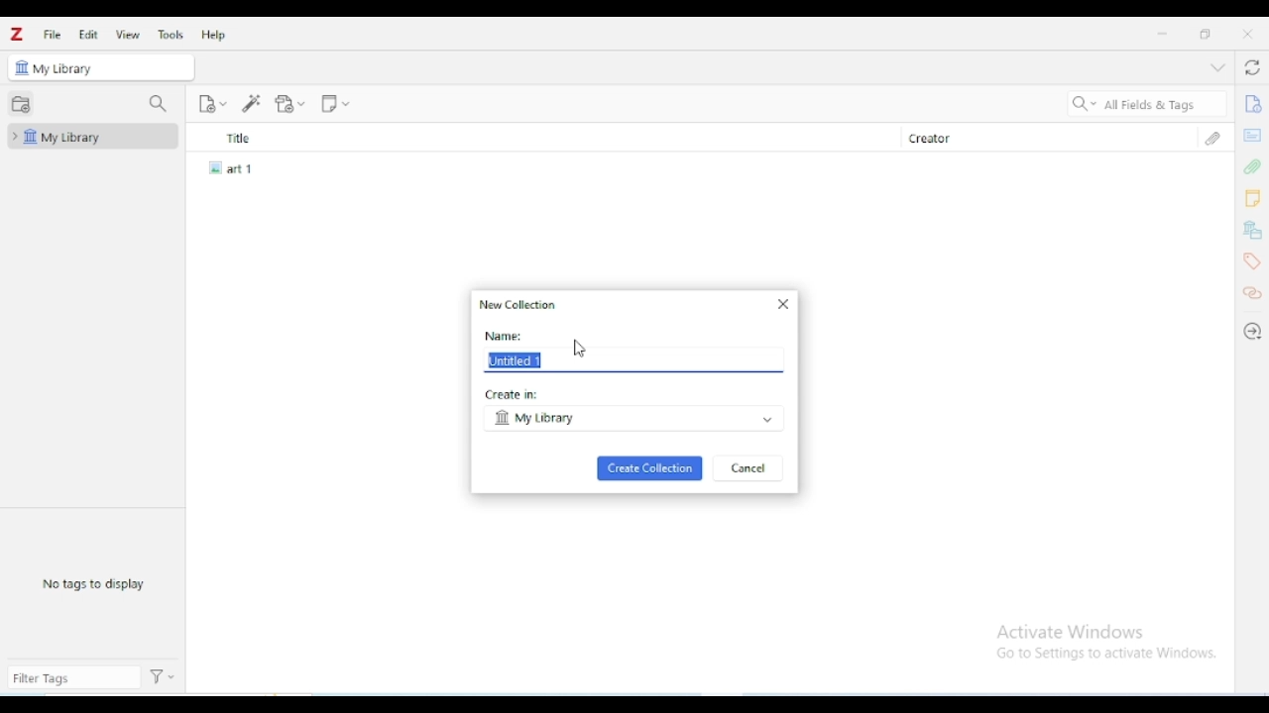 The height and width of the screenshot is (713, 1269). Describe the element at coordinates (159, 103) in the screenshot. I see `filter collections` at that location.